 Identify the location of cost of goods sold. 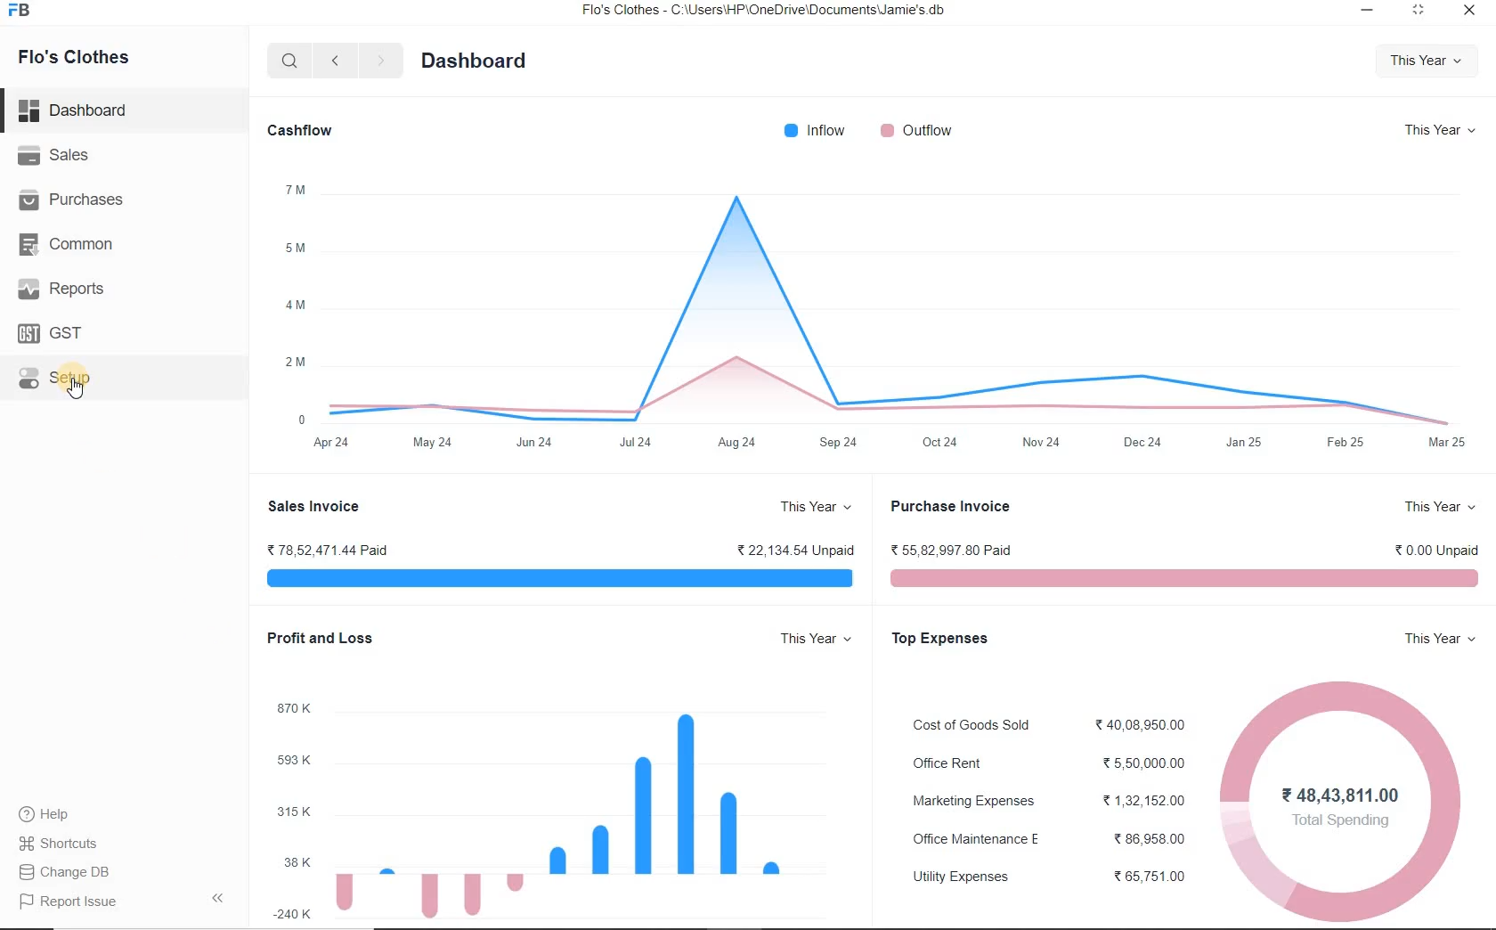
(973, 725).